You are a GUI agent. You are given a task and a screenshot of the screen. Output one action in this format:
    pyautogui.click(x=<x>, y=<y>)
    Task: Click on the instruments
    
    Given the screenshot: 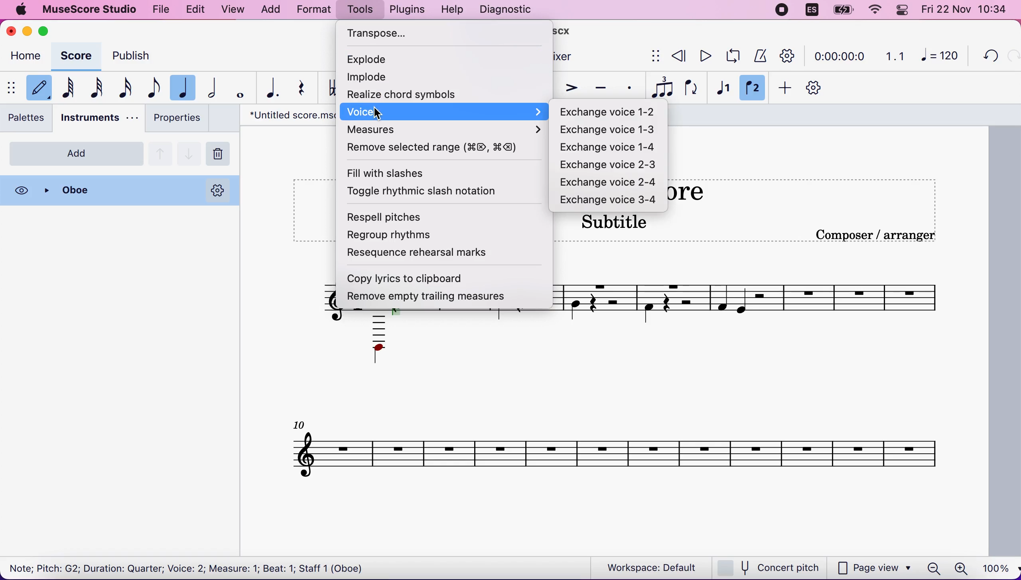 What is the action you would take?
    pyautogui.click(x=99, y=118)
    